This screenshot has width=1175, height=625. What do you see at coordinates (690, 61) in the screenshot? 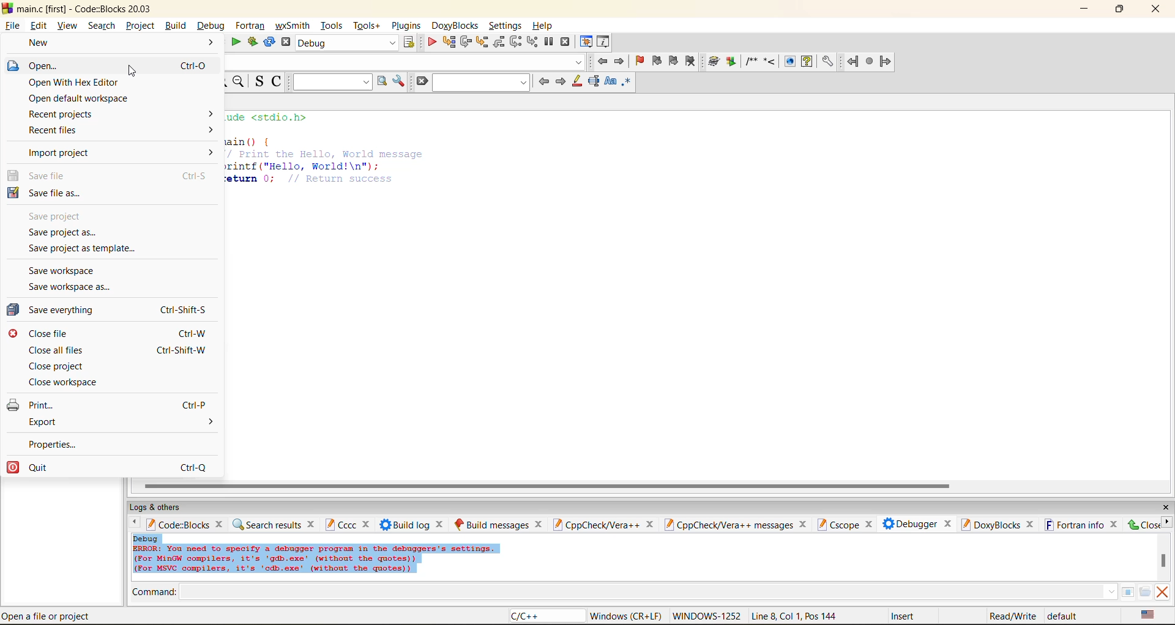
I see `clear bookmark` at bounding box center [690, 61].